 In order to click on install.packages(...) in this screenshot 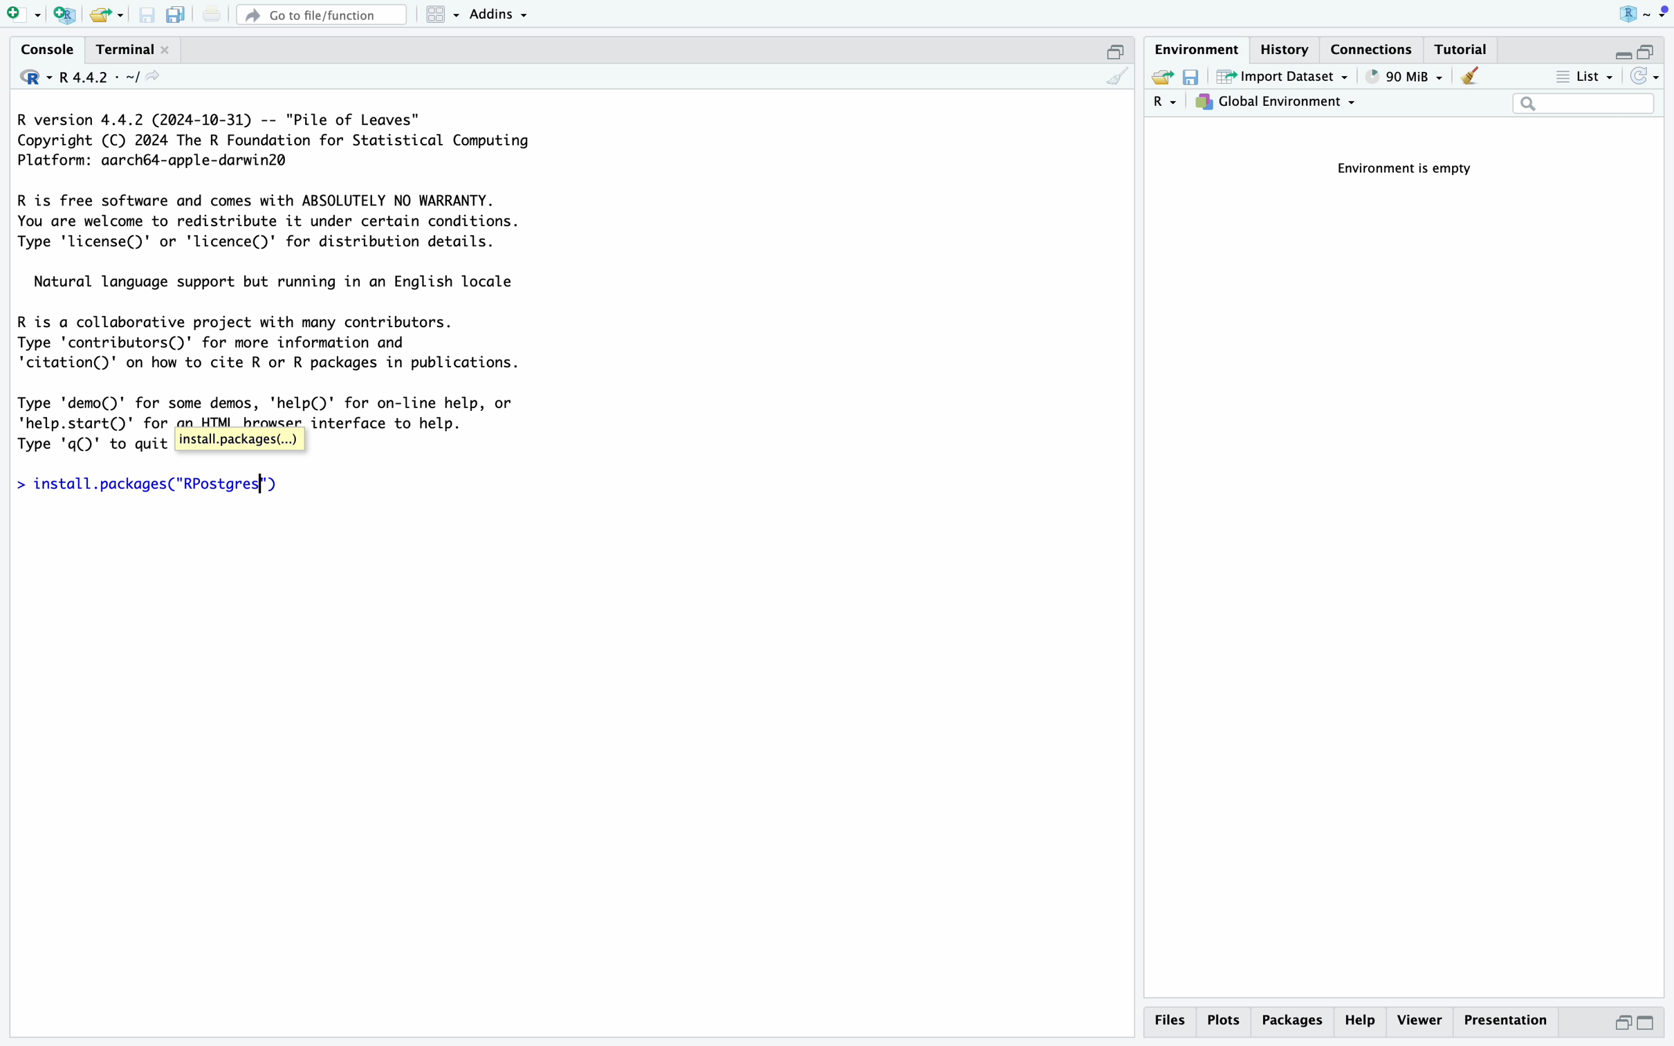, I will do `click(240, 439)`.